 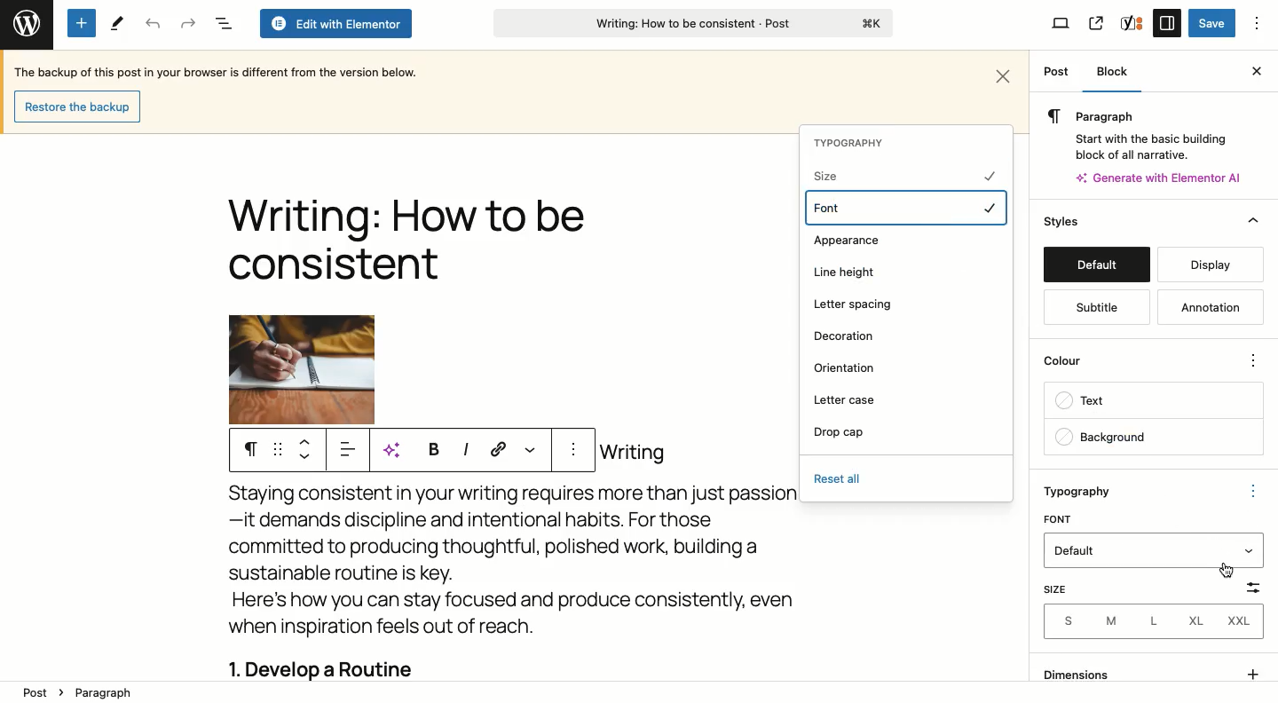 What do you see at coordinates (1150, 672) in the screenshot?
I see `Dimensions` at bounding box center [1150, 672].